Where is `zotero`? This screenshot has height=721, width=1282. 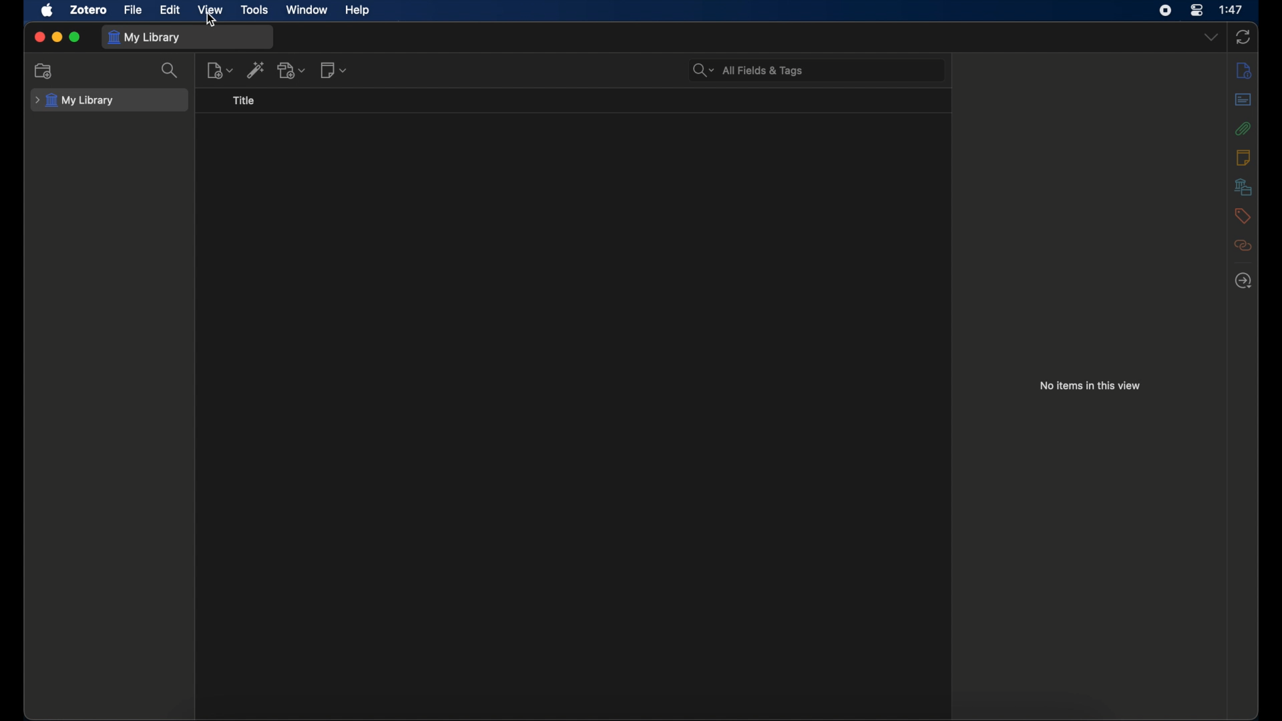 zotero is located at coordinates (87, 9).